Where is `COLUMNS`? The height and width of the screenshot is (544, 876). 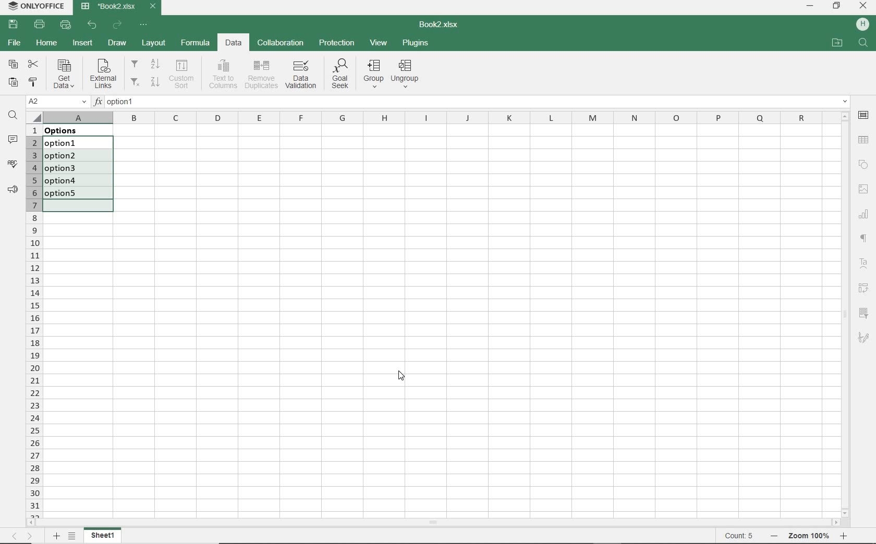
COLUMNS is located at coordinates (439, 117).